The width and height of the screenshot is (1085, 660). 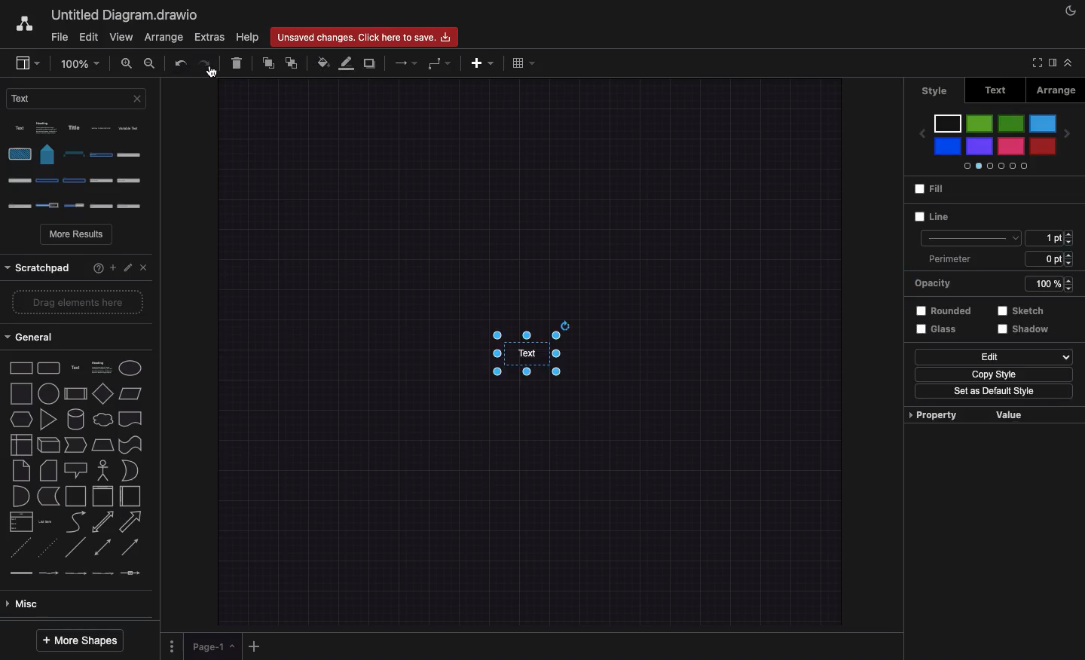 What do you see at coordinates (209, 37) in the screenshot?
I see `Extras` at bounding box center [209, 37].